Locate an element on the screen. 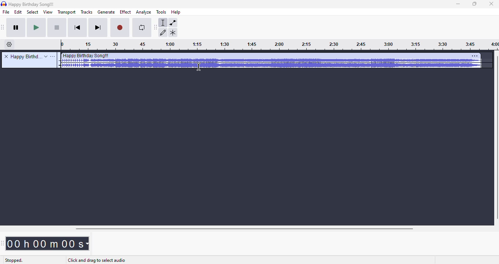 The image size is (499, 264). maximize is located at coordinates (475, 4).